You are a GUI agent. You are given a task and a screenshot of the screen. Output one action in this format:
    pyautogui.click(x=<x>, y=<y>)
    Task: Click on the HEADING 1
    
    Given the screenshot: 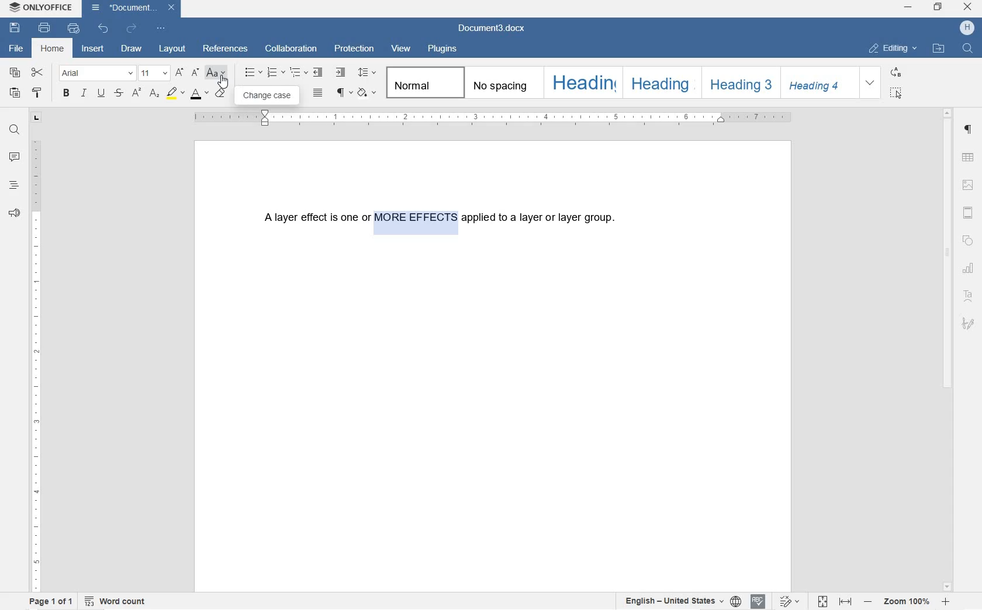 What is the action you would take?
    pyautogui.click(x=582, y=81)
    